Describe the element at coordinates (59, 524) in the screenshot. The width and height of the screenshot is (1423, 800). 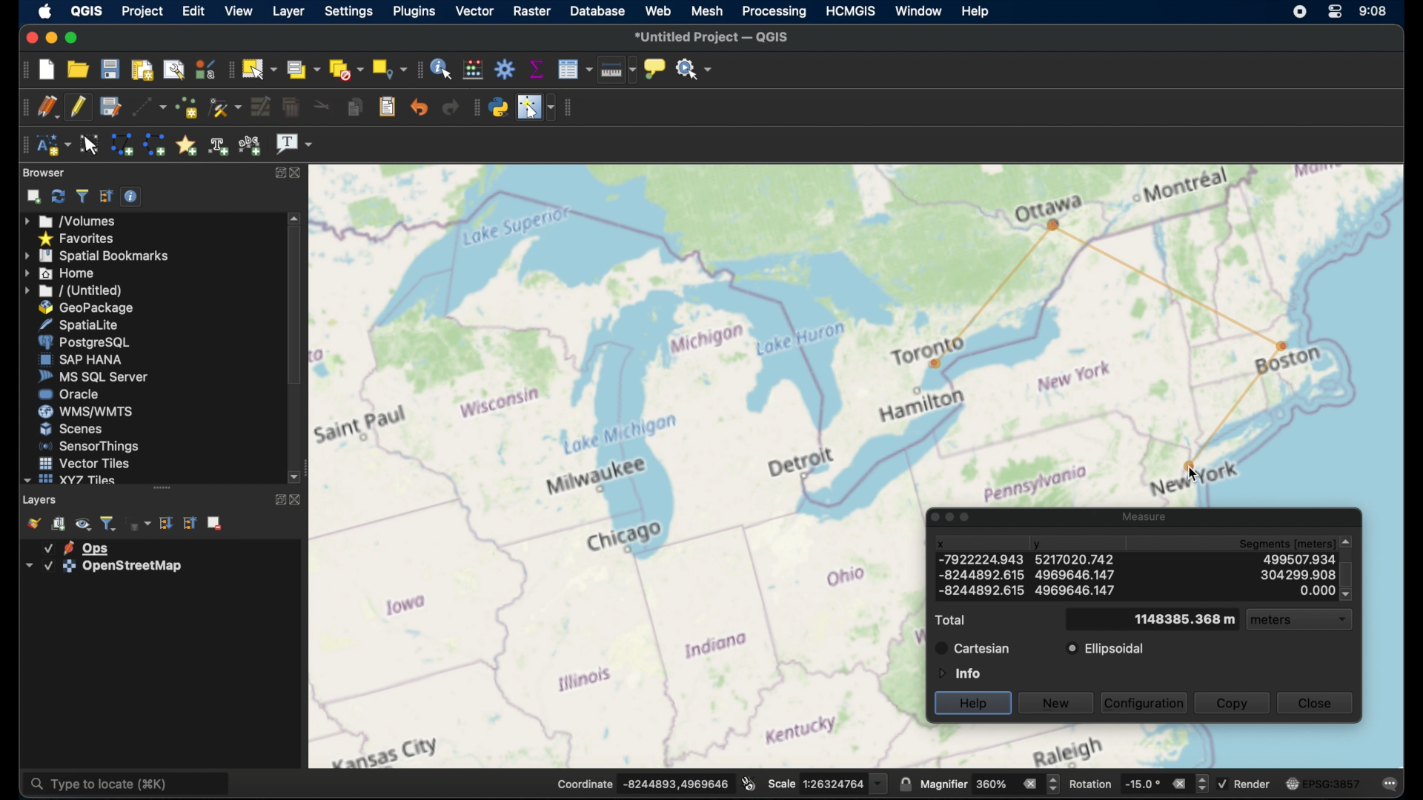
I see `add group` at that location.